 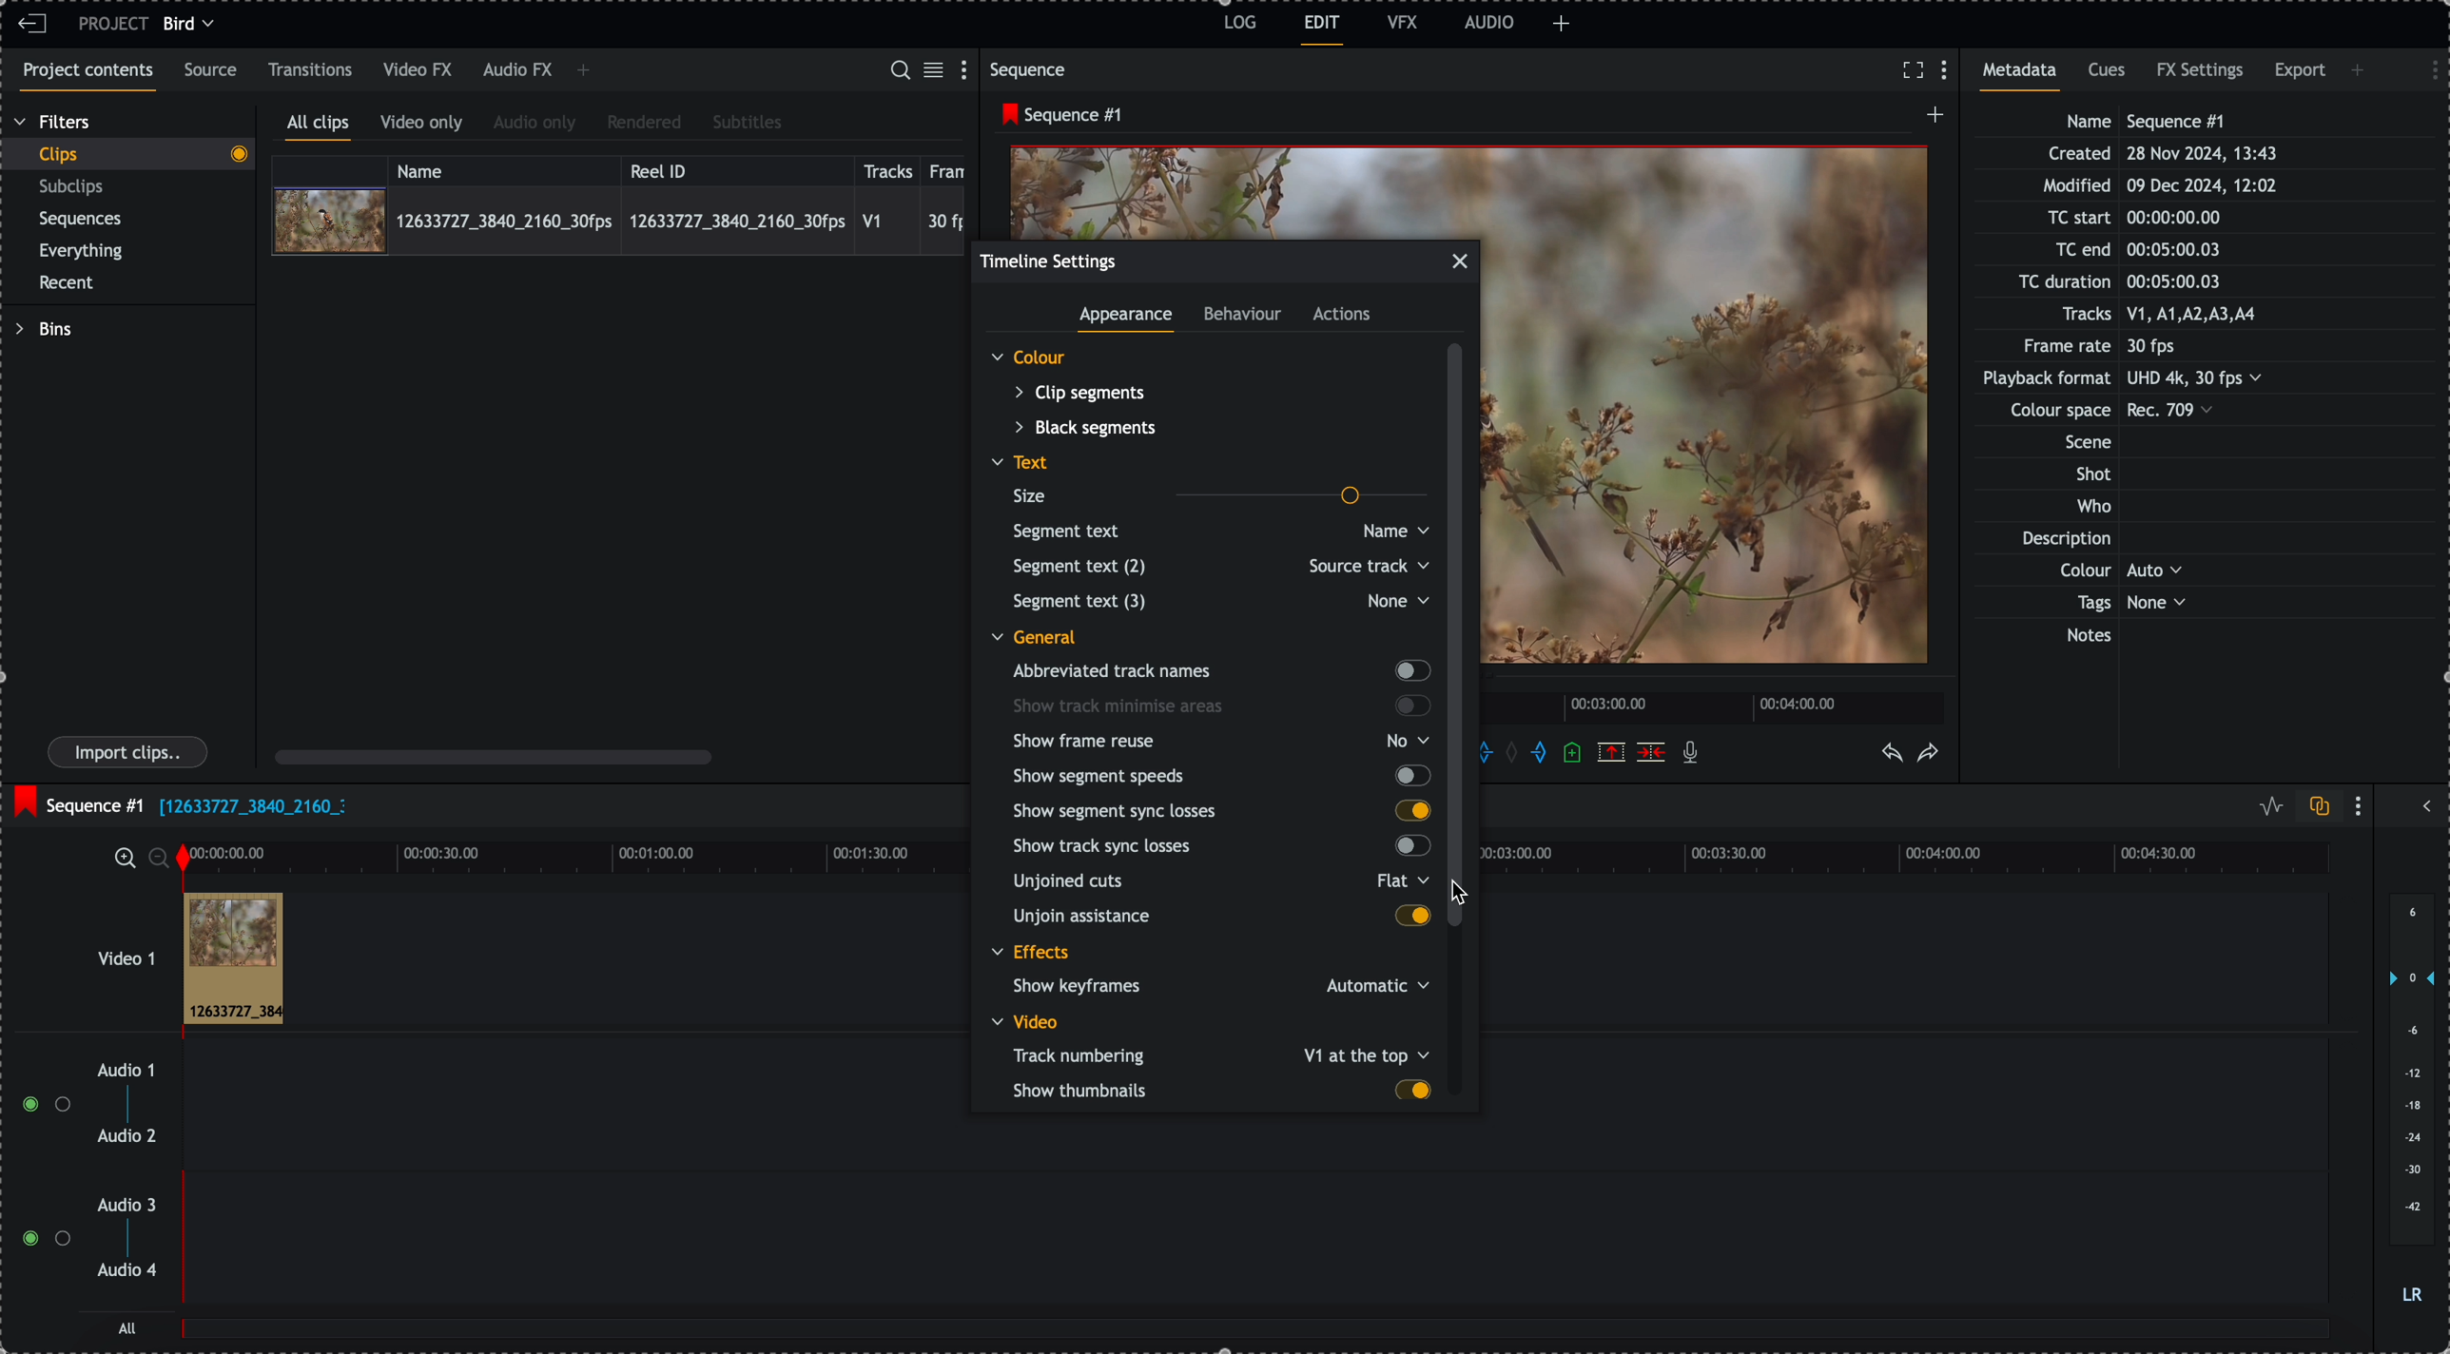 What do you see at coordinates (81, 222) in the screenshot?
I see `sequences` at bounding box center [81, 222].